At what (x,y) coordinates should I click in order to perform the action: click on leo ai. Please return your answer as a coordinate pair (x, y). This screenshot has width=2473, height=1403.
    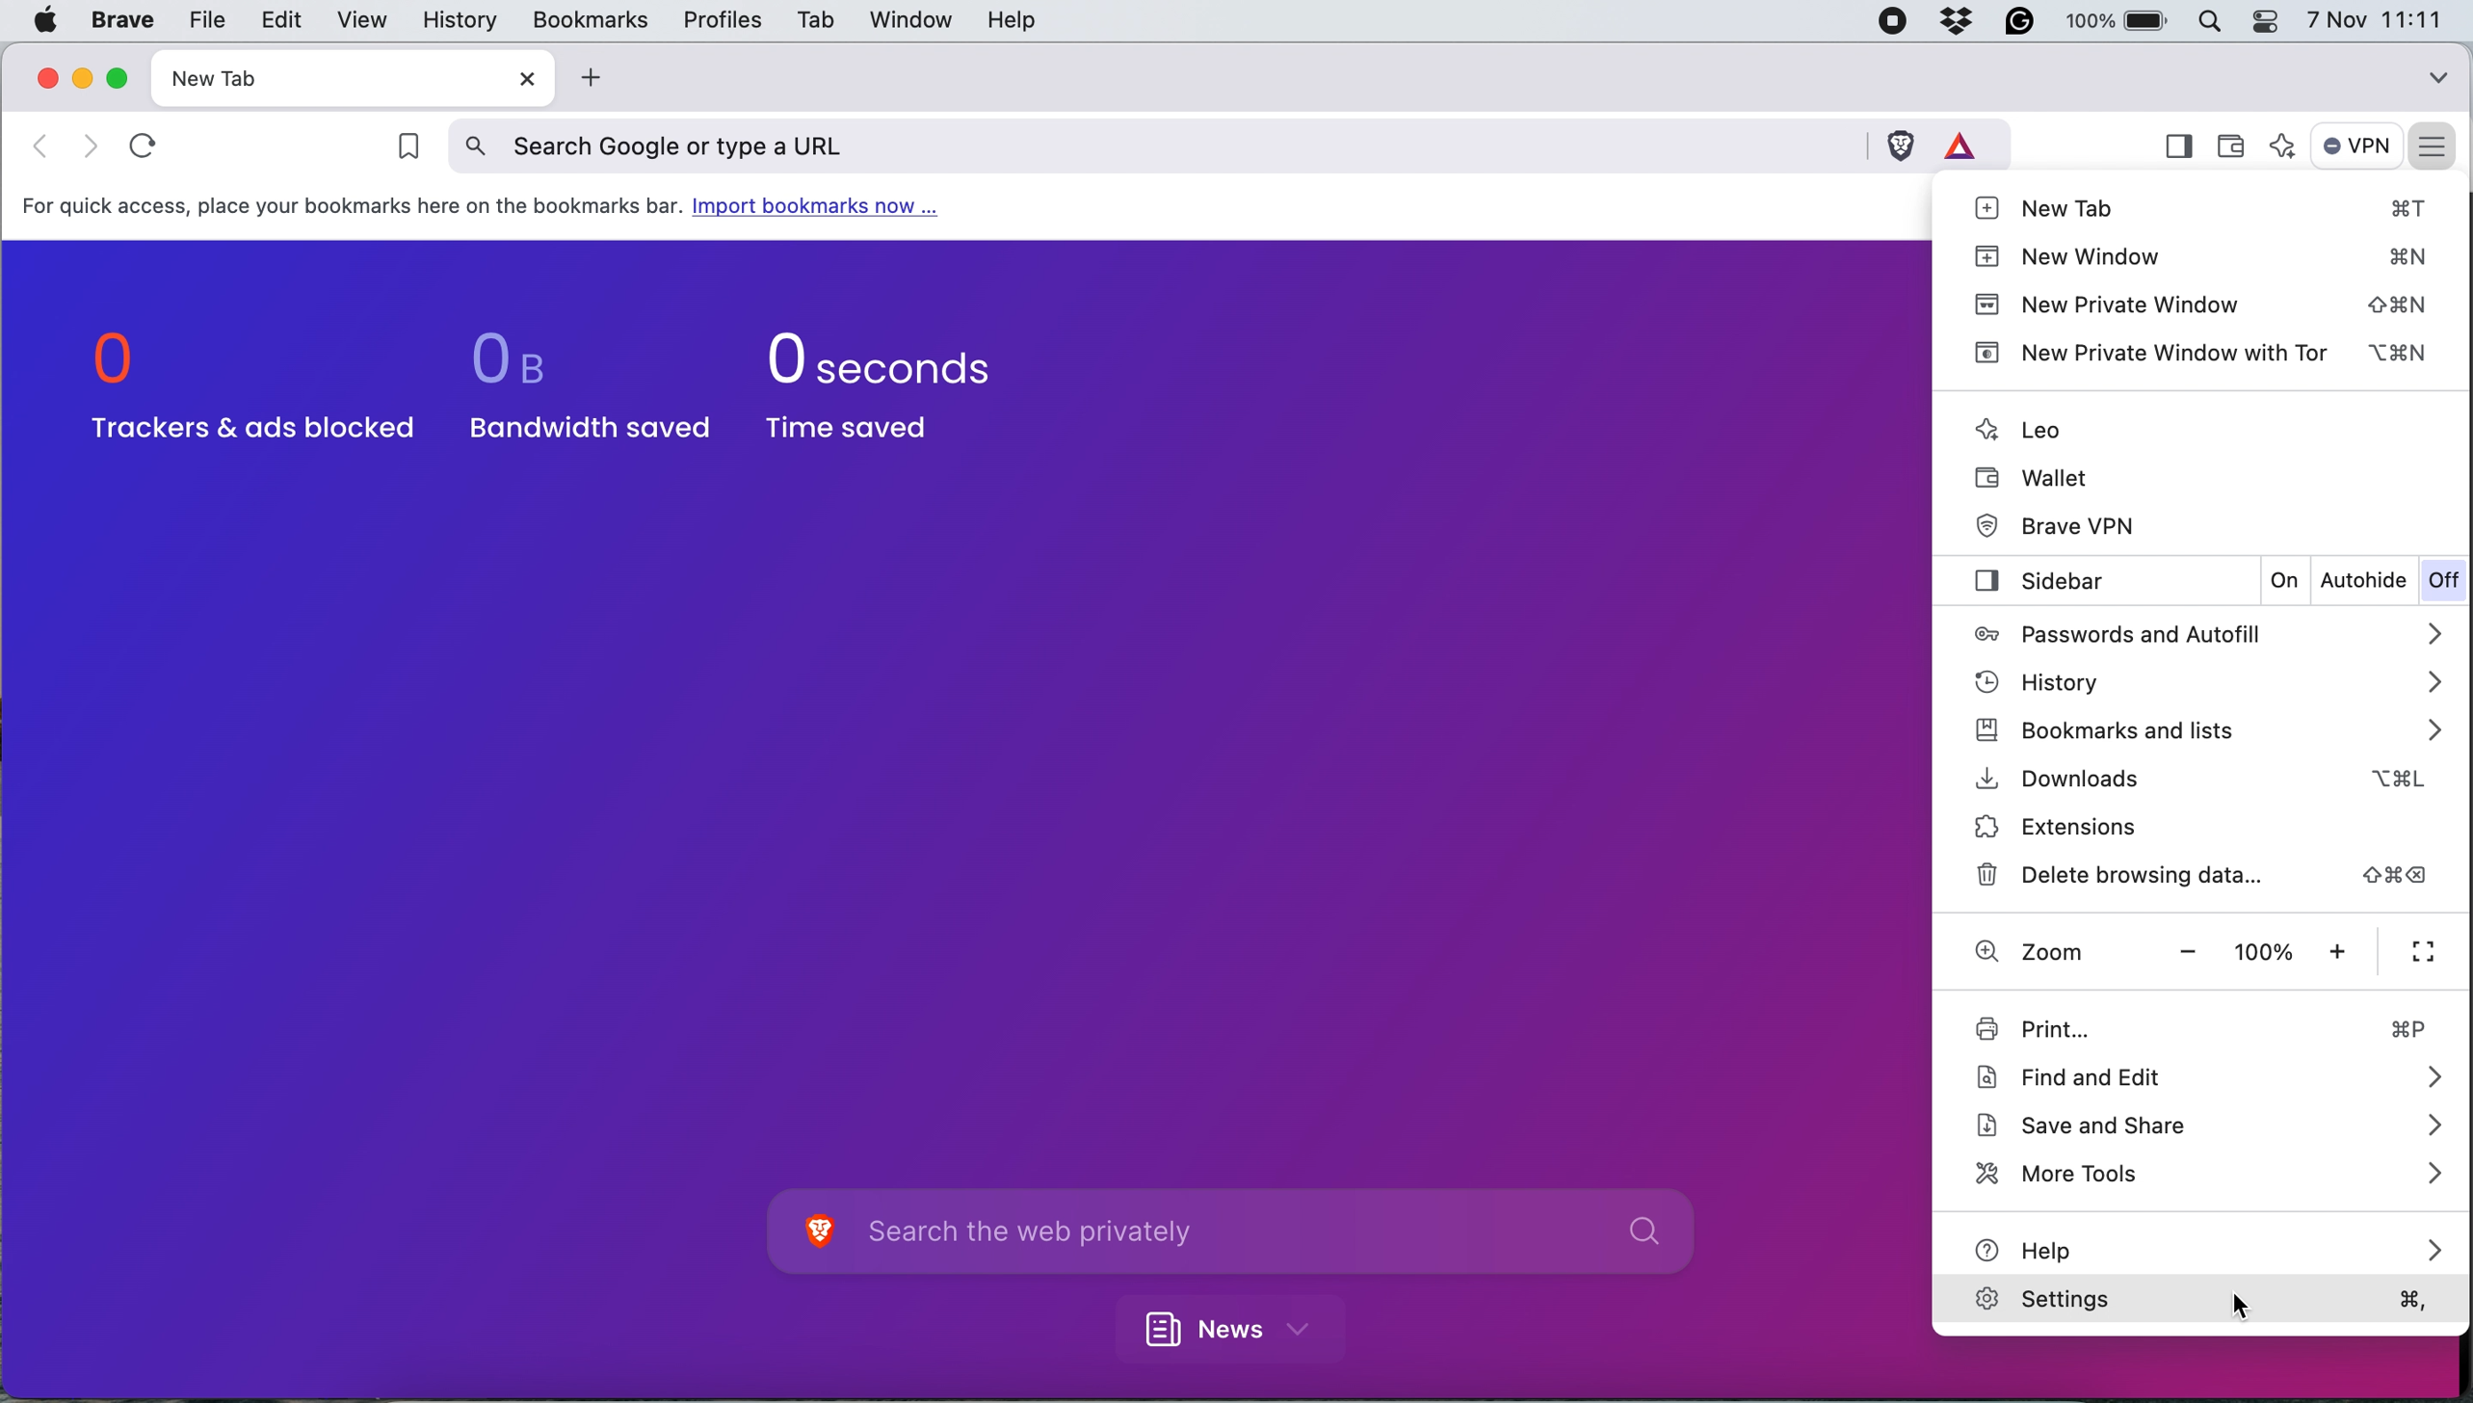
    Looking at the image, I should click on (2285, 149).